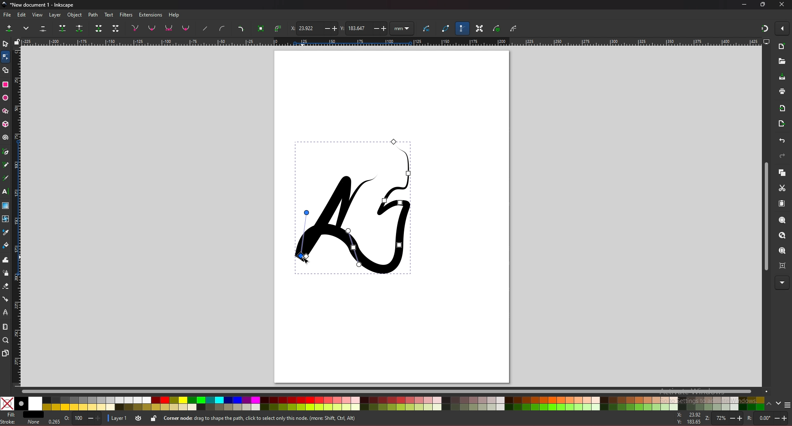  What do you see at coordinates (118, 418) in the screenshot?
I see `layer` at bounding box center [118, 418].